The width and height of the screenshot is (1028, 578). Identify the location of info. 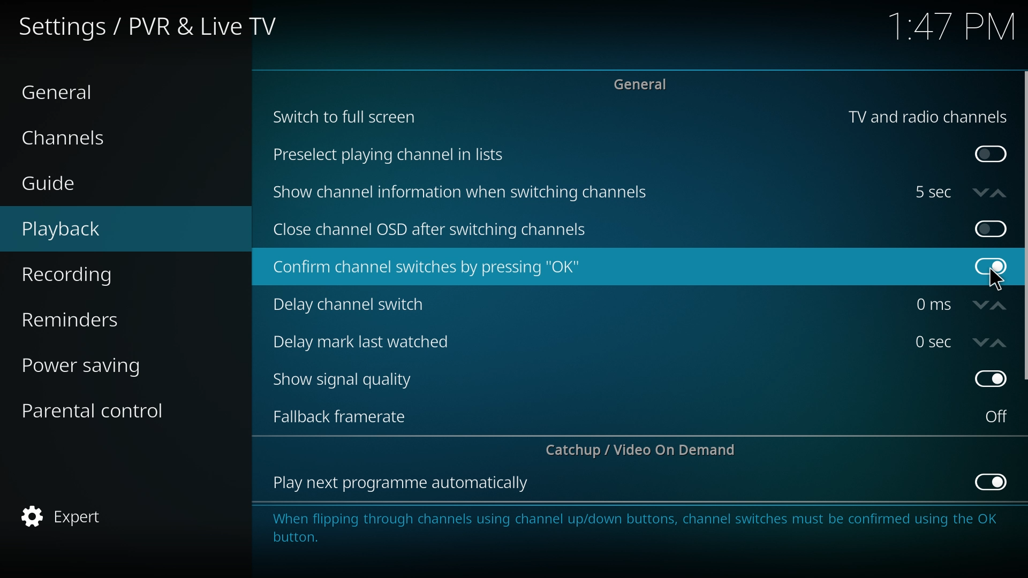
(633, 525).